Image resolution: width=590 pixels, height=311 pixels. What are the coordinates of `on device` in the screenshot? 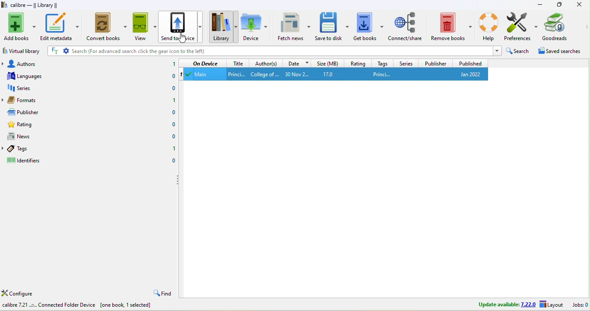 It's located at (204, 63).